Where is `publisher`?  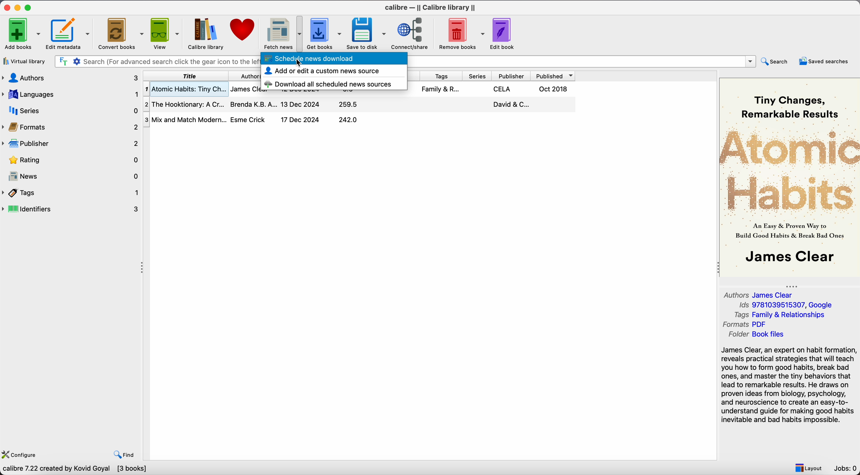 publisher is located at coordinates (69, 144).